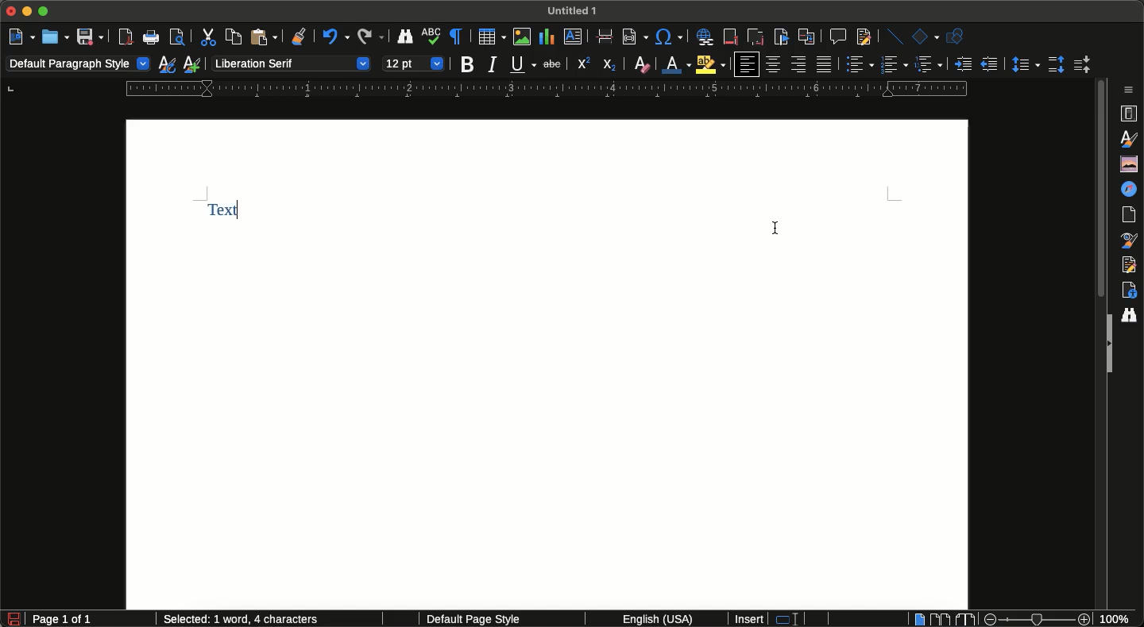 The width and height of the screenshot is (1144, 627). What do you see at coordinates (1132, 215) in the screenshot?
I see `Page` at bounding box center [1132, 215].